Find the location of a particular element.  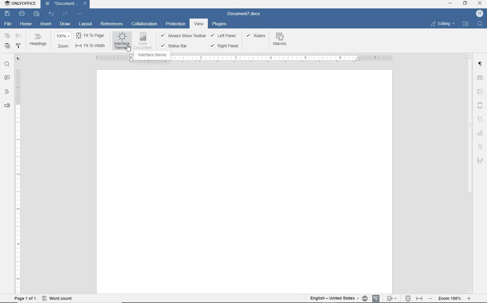

PARAGRAPH SETTINGS is located at coordinates (480, 64).